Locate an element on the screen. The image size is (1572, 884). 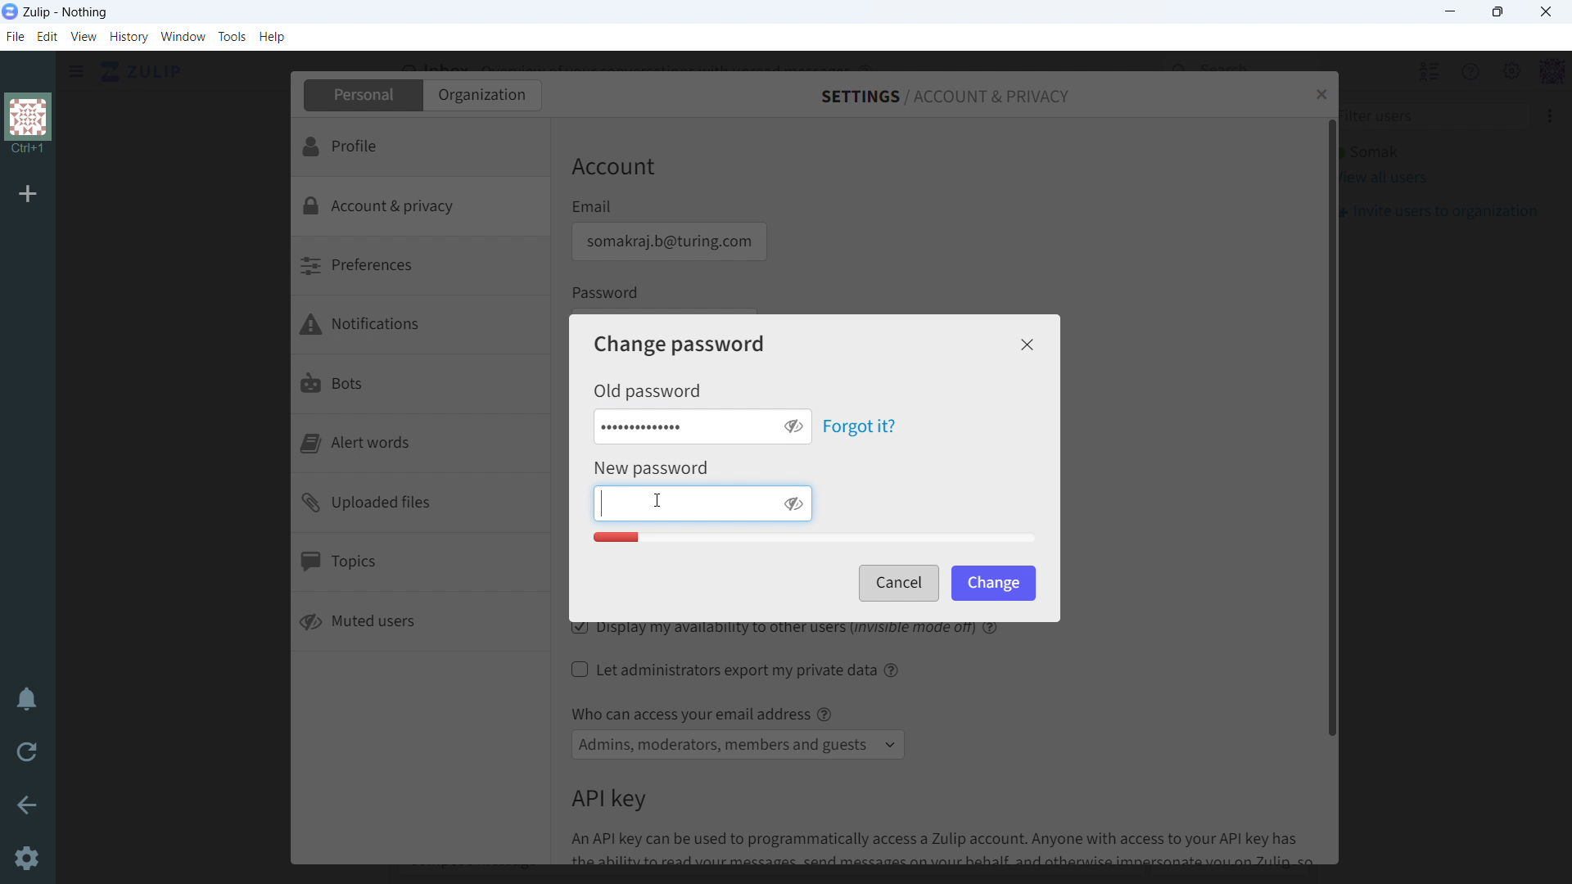
enable do not disturb is located at coordinates (27, 698).